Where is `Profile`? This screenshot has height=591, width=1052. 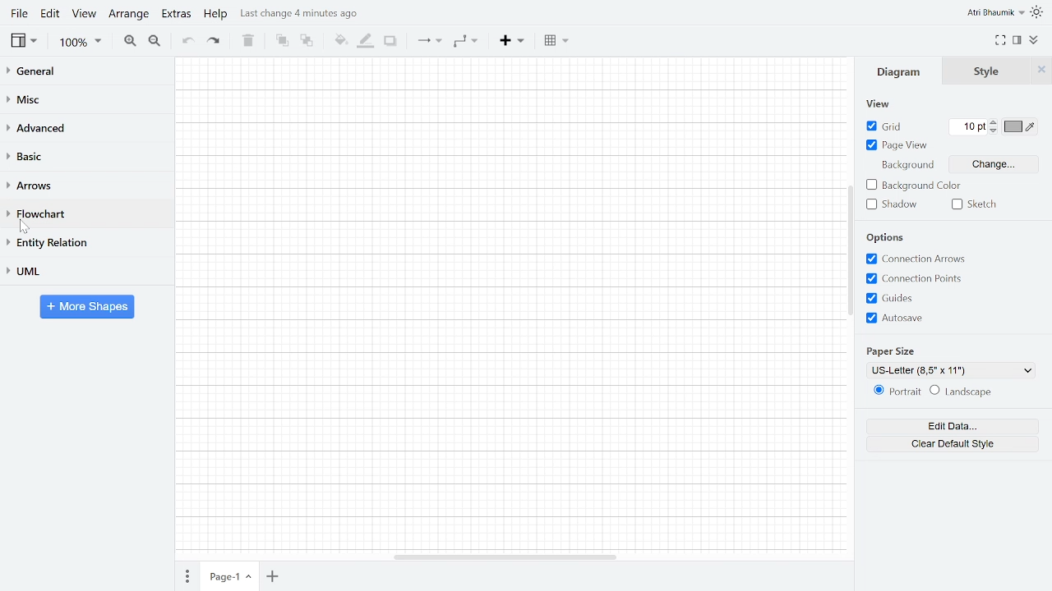
Profile is located at coordinates (994, 12).